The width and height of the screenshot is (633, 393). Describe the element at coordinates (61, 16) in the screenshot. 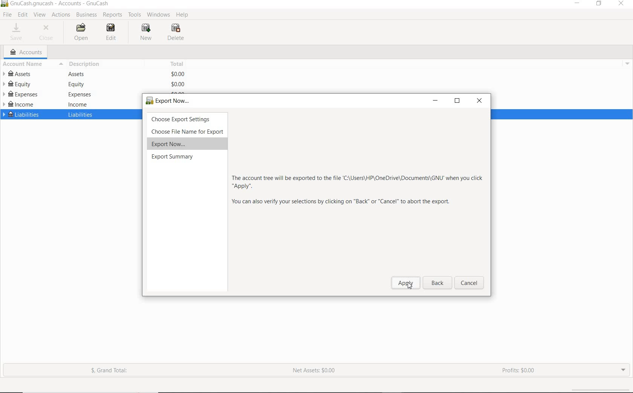

I see `ACTIONS` at that location.